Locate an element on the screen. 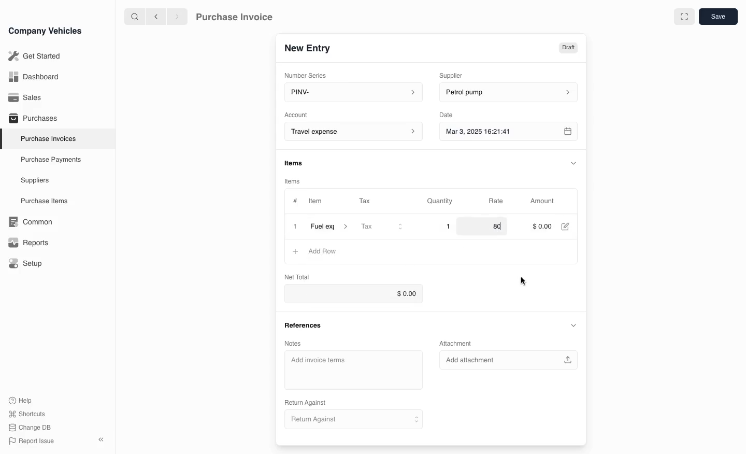 The width and height of the screenshot is (746, 454). Purchase Payments is located at coordinates (50, 160).